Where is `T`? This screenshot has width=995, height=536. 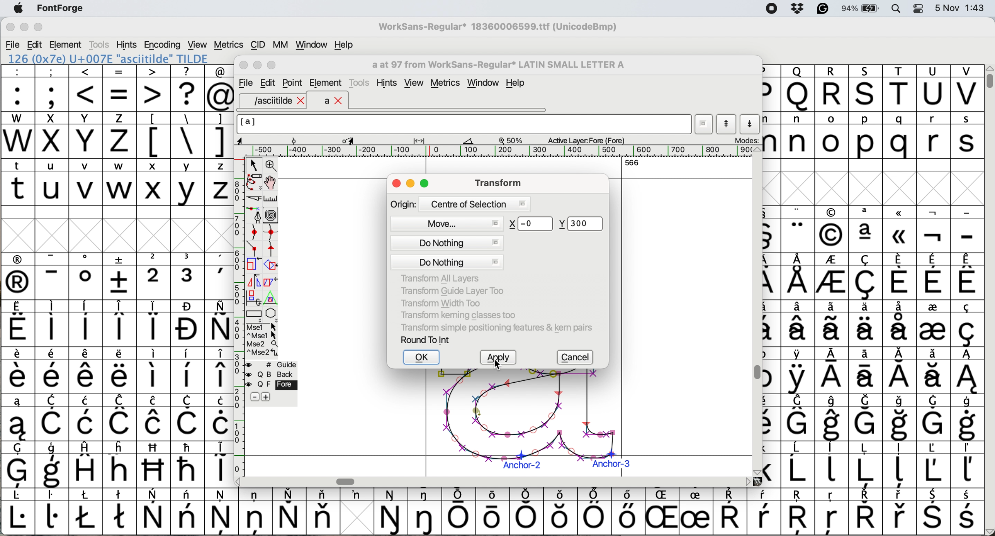 T is located at coordinates (902, 89).